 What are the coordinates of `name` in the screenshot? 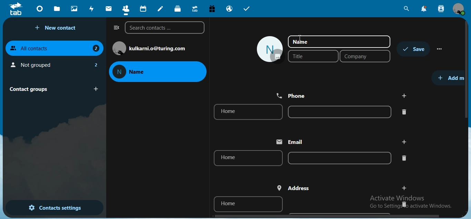 It's located at (339, 42).